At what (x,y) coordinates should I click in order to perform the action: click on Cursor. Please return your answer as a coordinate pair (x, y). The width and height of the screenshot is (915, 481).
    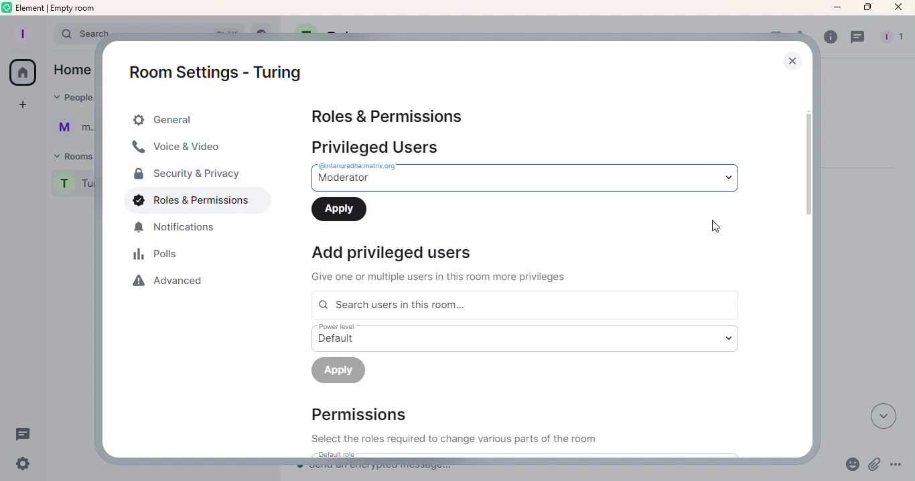
    Looking at the image, I should click on (720, 226).